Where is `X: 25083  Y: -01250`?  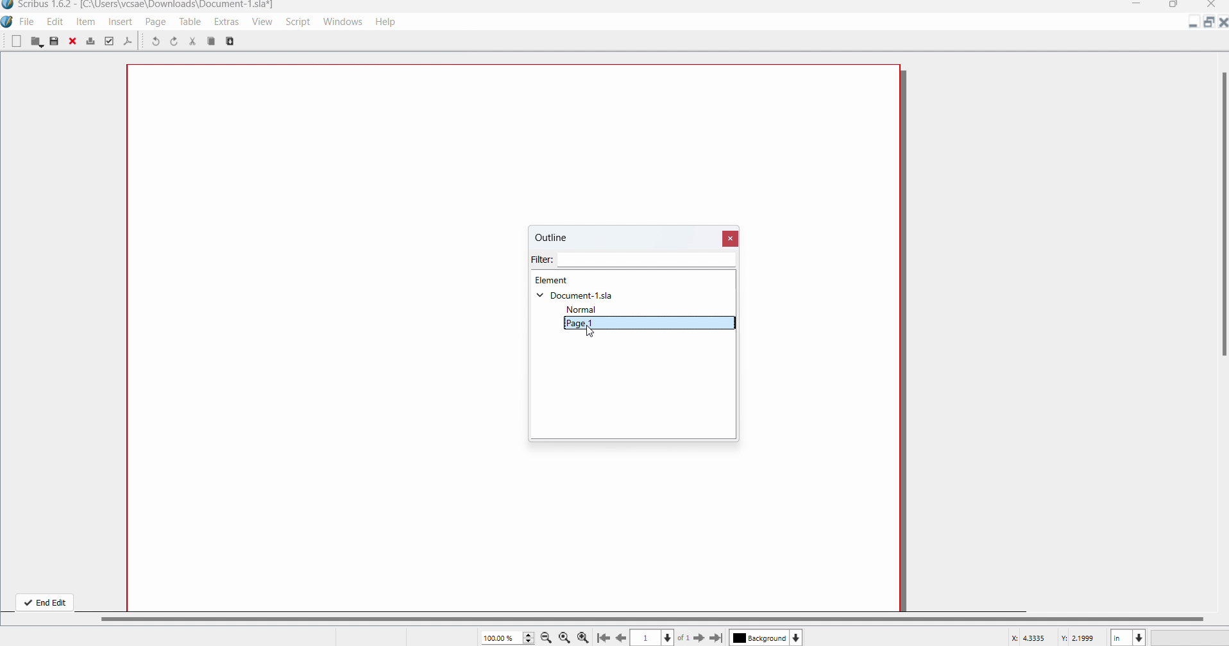 X: 25083  Y: -01250 is located at coordinates (1054, 637).